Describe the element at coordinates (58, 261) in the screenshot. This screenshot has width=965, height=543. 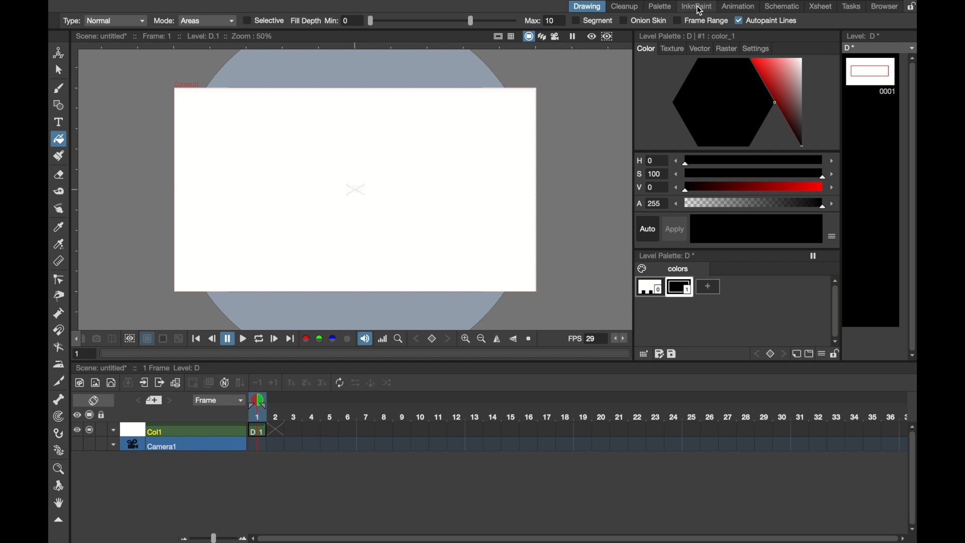
I see `ruler tool` at that location.